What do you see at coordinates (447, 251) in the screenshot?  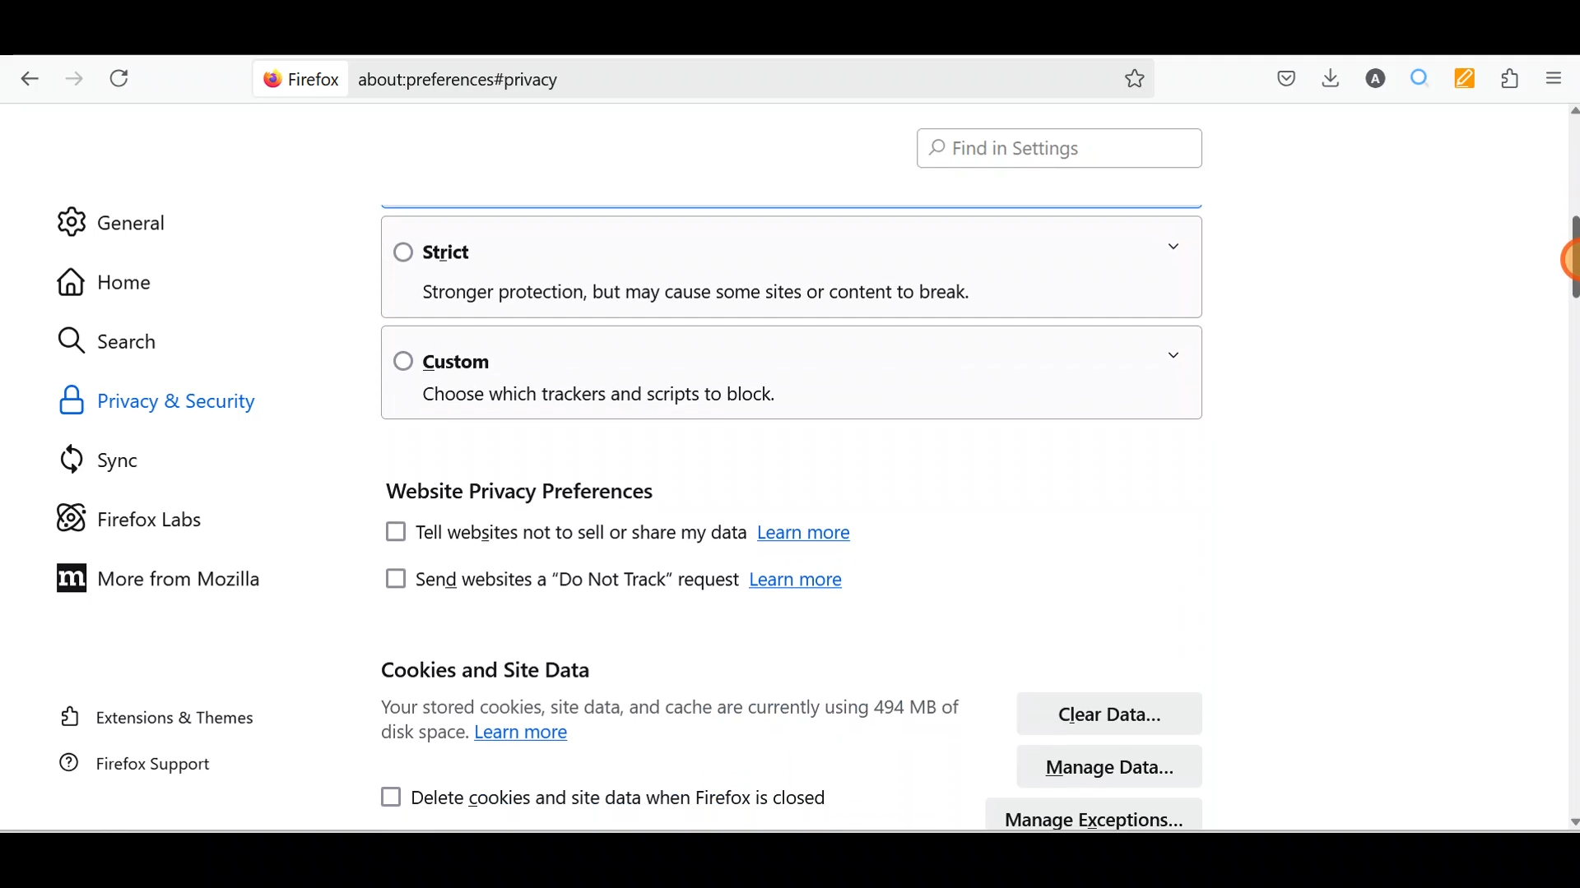 I see `Strict` at bounding box center [447, 251].